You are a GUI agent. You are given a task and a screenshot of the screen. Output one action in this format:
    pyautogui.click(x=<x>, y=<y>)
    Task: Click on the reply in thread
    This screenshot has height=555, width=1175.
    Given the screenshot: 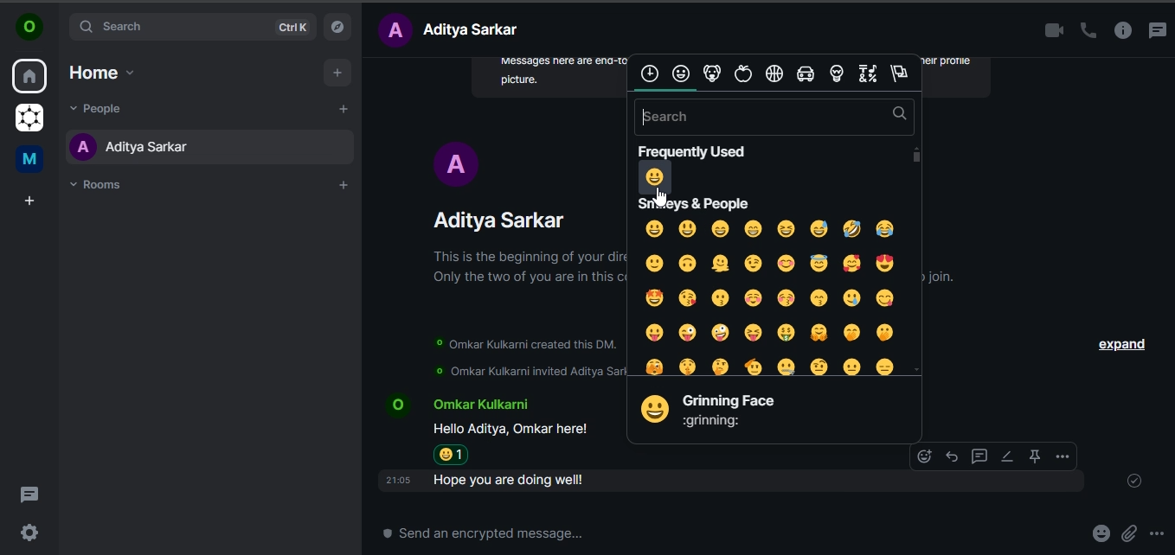 What is the action you would take?
    pyautogui.click(x=978, y=455)
    